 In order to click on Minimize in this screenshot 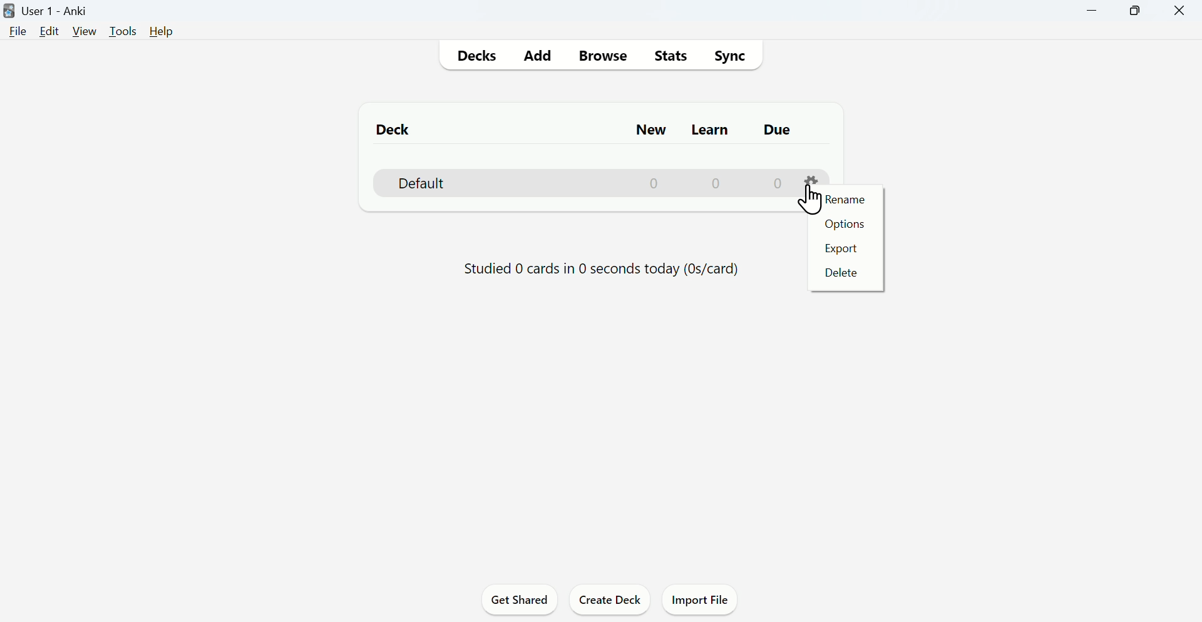, I will do `click(1092, 11)`.